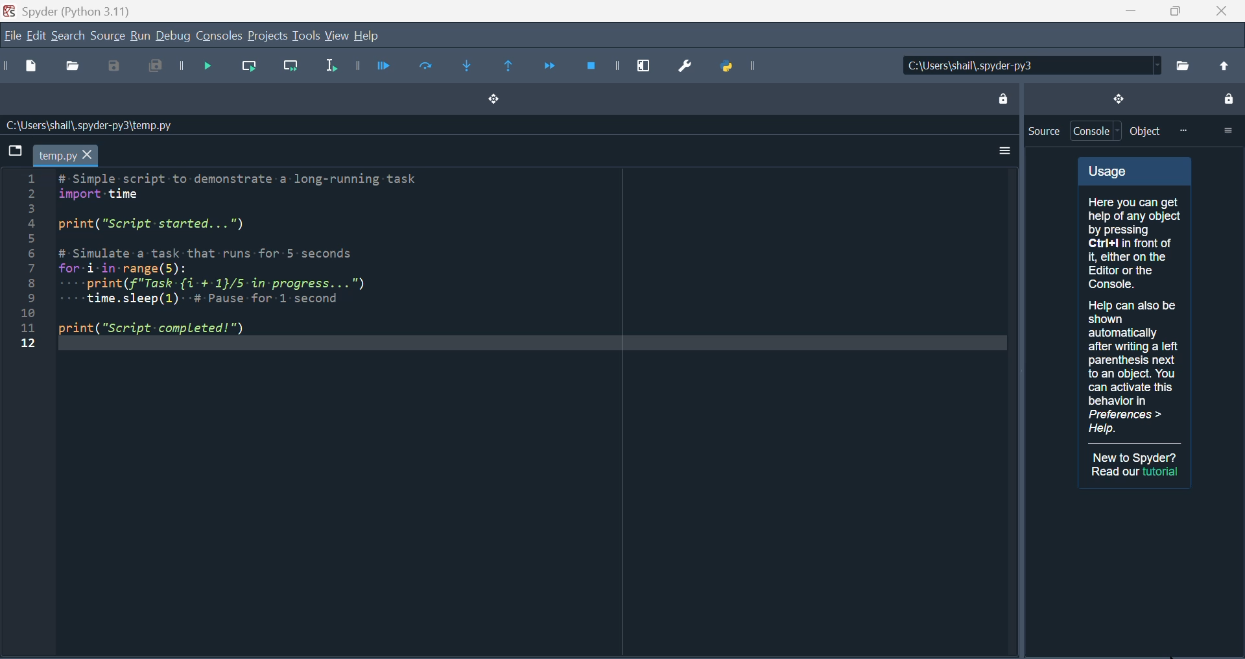 Image resolution: width=1245 pixels, height=659 pixels. Describe the element at coordinates (746, 66) in the screenshot. I see `Python path manager` at that location.